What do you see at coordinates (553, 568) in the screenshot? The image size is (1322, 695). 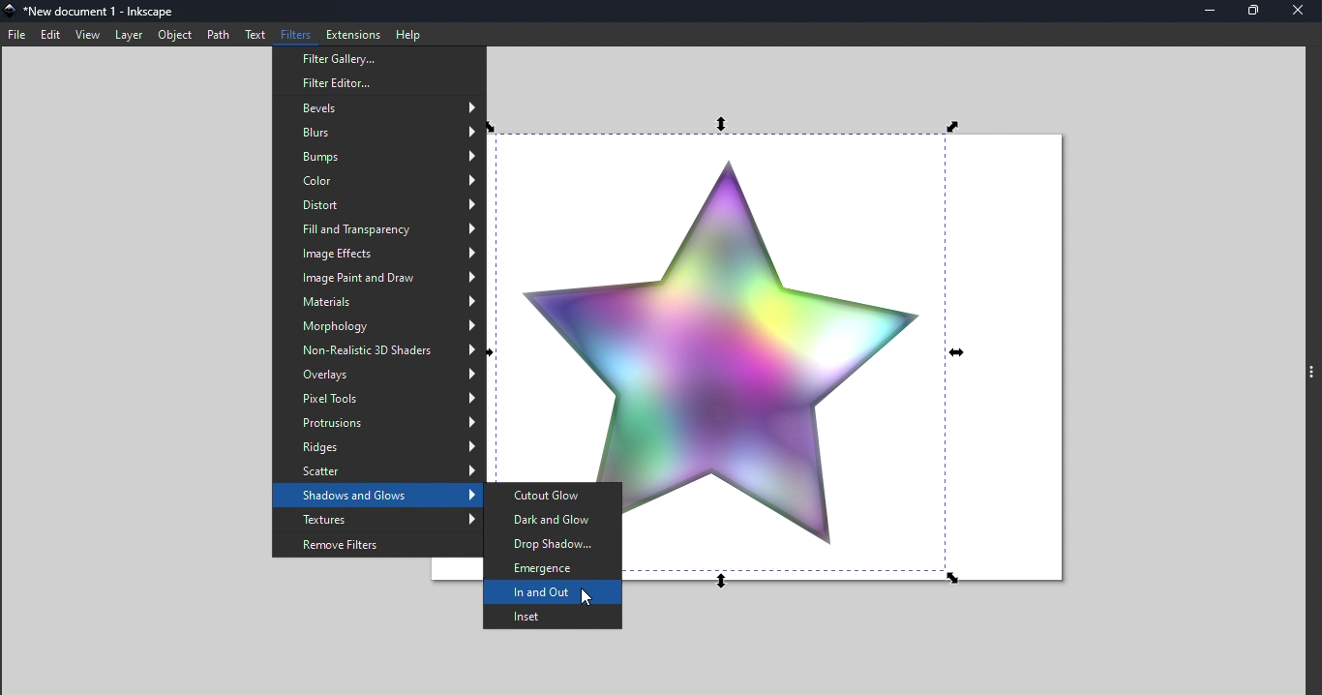 I see `Emergence` at bounding box center [553, 568].